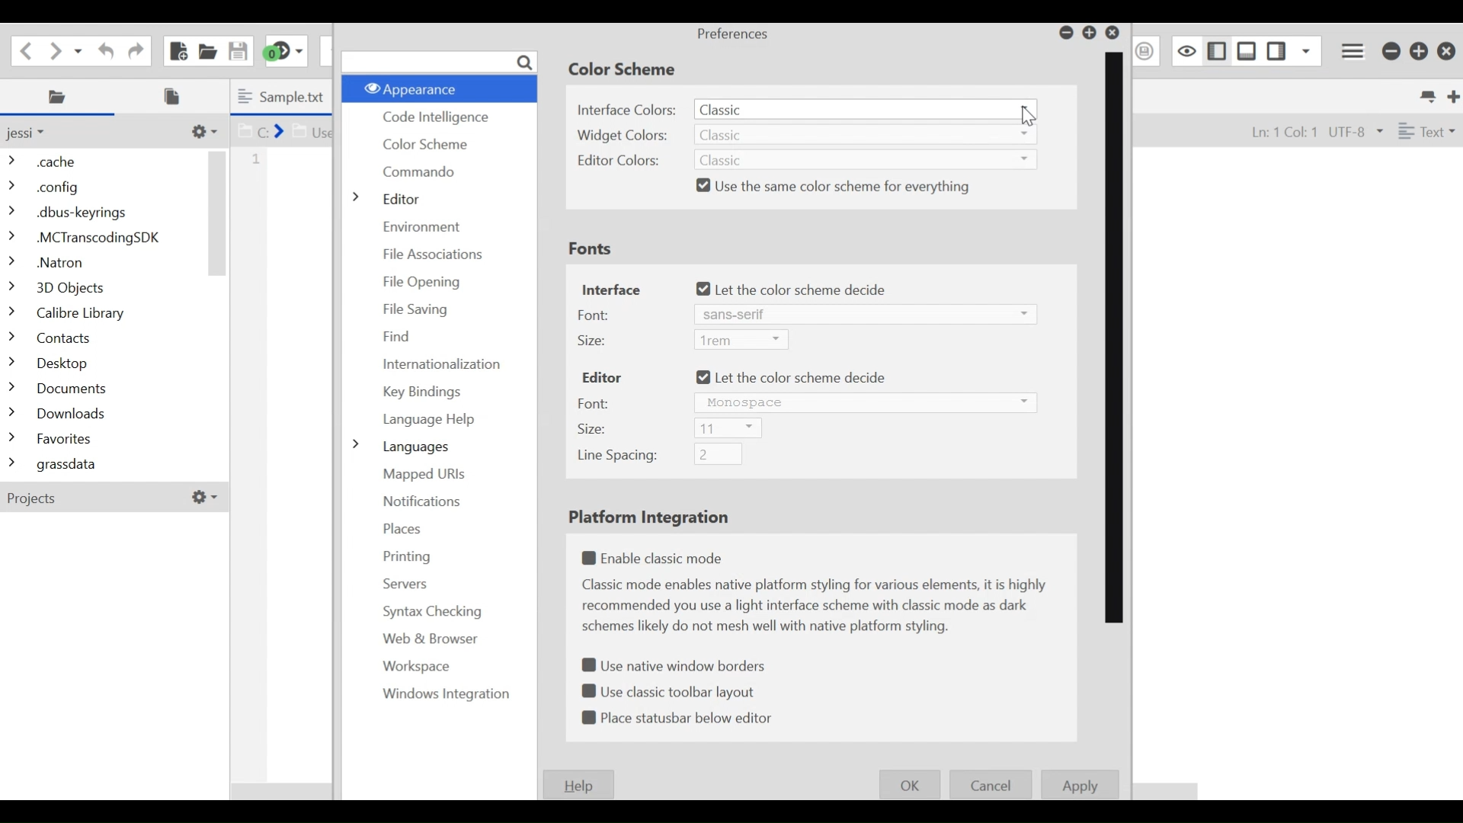 The image size is (1463, 823). What do you see at coordinates (218, 213) in the screenshot?
I see `Vertical Scroll bar` at bounding box center [218, 213].